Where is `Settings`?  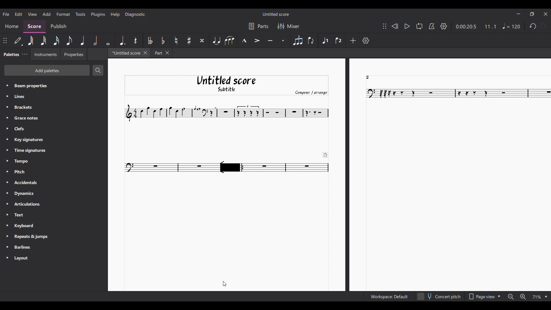
Settings is located at coordinates (366, 40).